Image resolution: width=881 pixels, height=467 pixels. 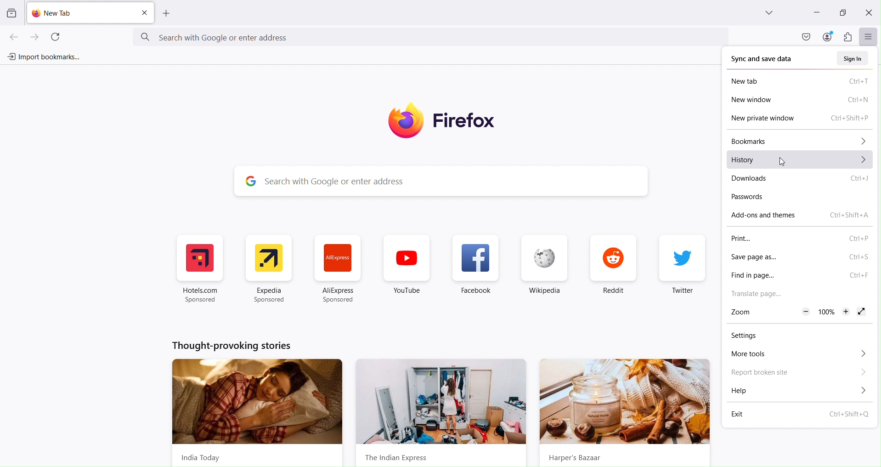 What do you see at coordinates (612, 269) in the screenshot?
I see `Reddit Shortcut` at bounding box center [612, 269].